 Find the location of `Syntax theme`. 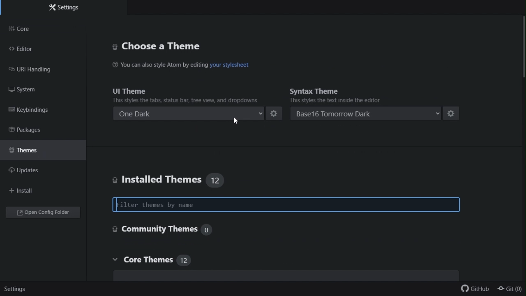

Syntax theme is located at coordinates (364, 89).